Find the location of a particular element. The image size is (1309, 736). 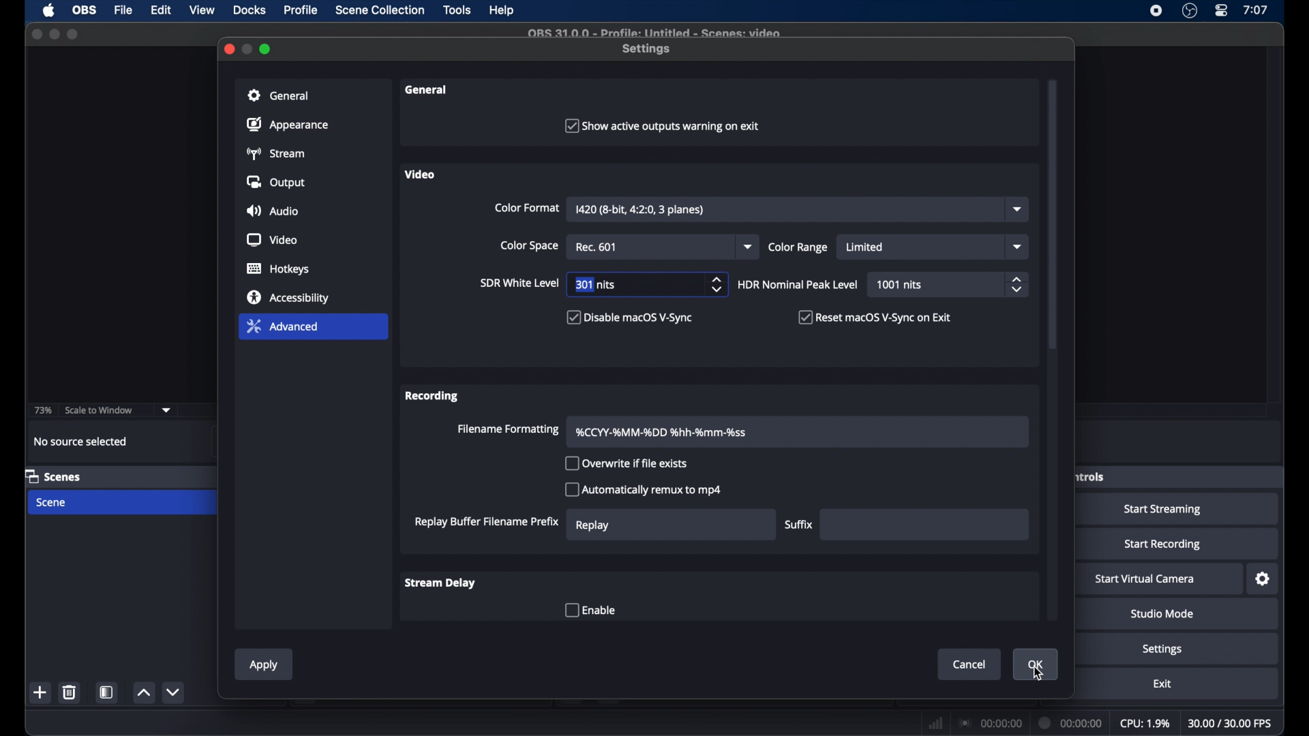

filename is located at coordinates (666, 433).